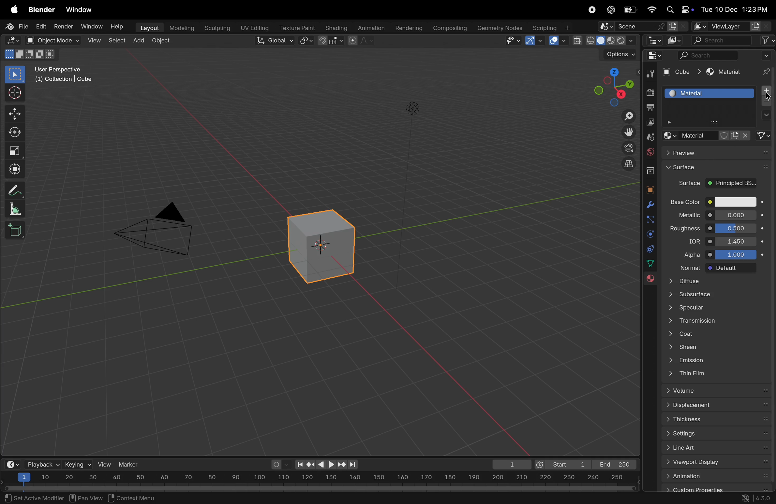  I want to click on idr, so click(689, 243).